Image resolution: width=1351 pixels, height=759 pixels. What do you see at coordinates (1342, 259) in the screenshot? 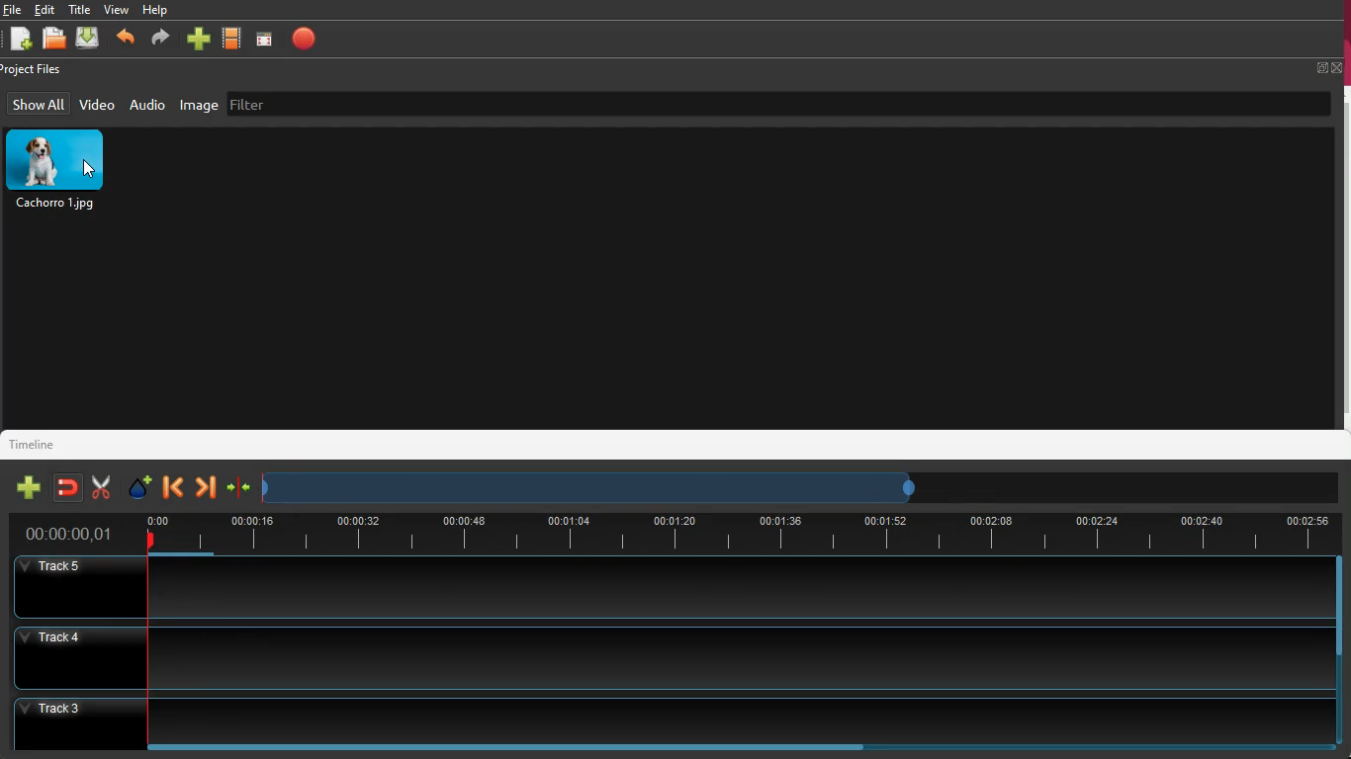
I see `vertical scroll bar` at bounding box center [1342, 259].